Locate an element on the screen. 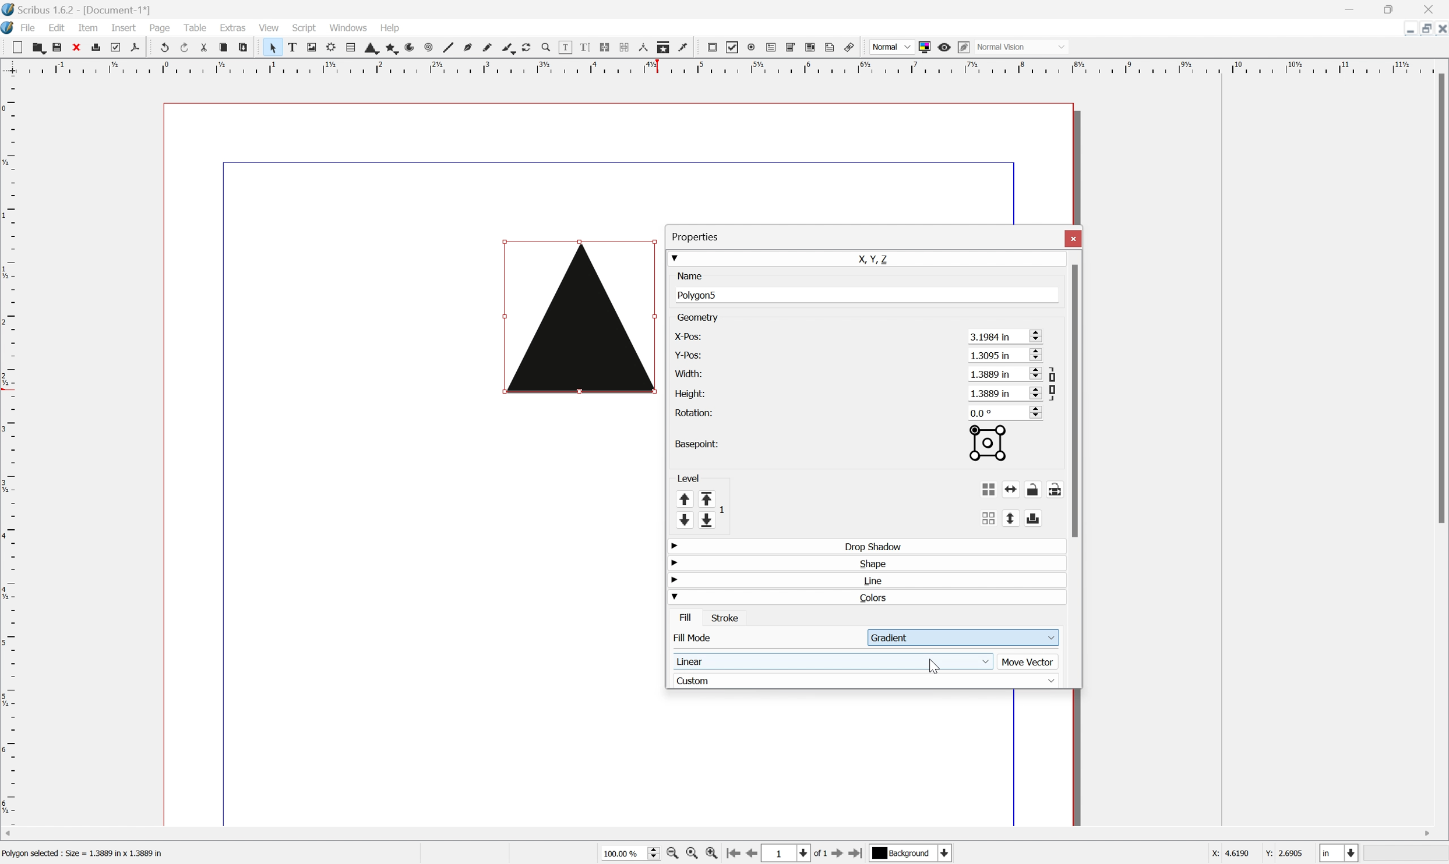  Scroll Right is located at coordinates (1425, 834).